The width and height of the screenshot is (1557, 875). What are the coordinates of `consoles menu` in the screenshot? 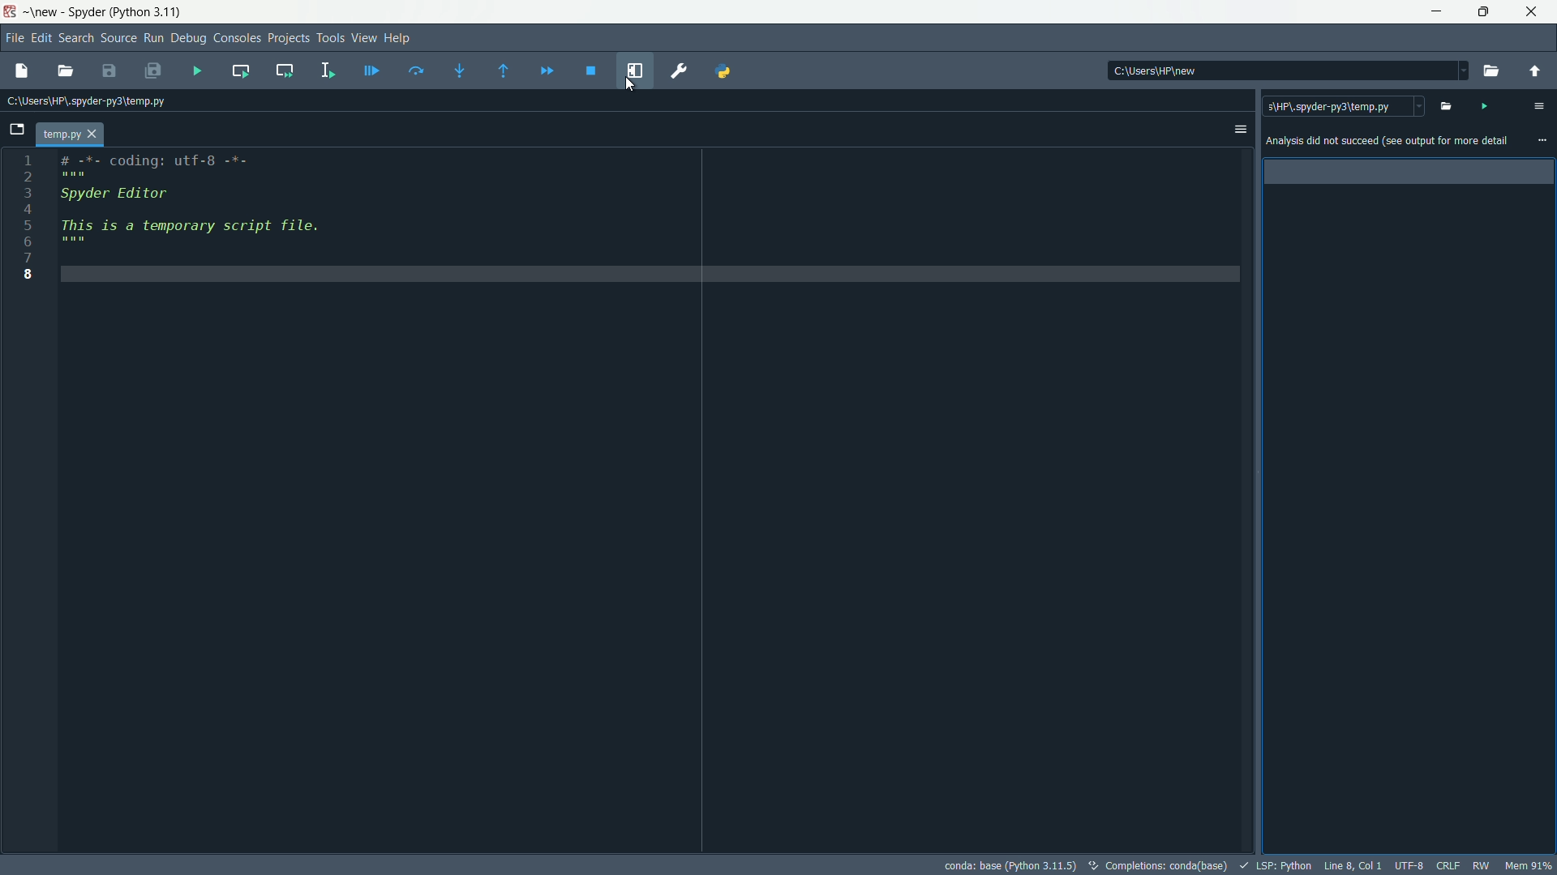 It's located at (234, 37).